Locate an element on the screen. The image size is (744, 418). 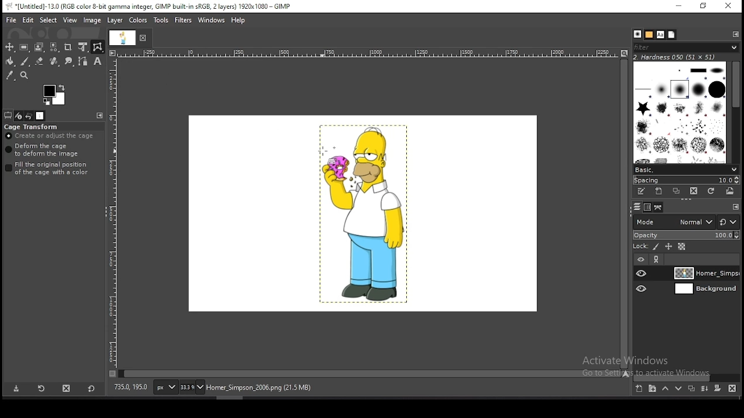
mouse pointer is located at coordinates (320, 151).